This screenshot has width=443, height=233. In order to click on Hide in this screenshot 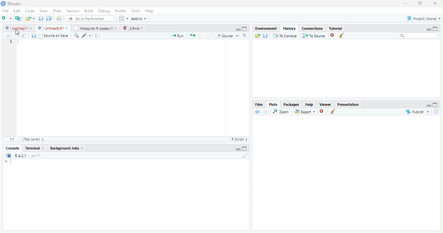, I will do `click(237, 29)`.